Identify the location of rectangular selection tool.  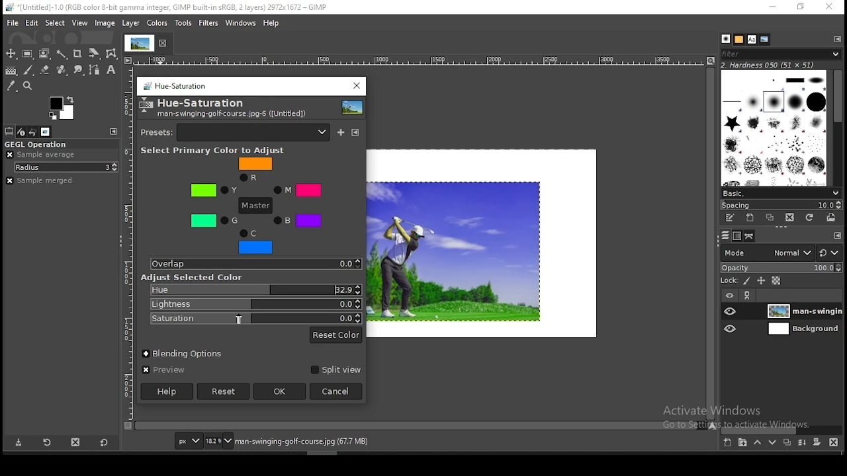
(28, 54).